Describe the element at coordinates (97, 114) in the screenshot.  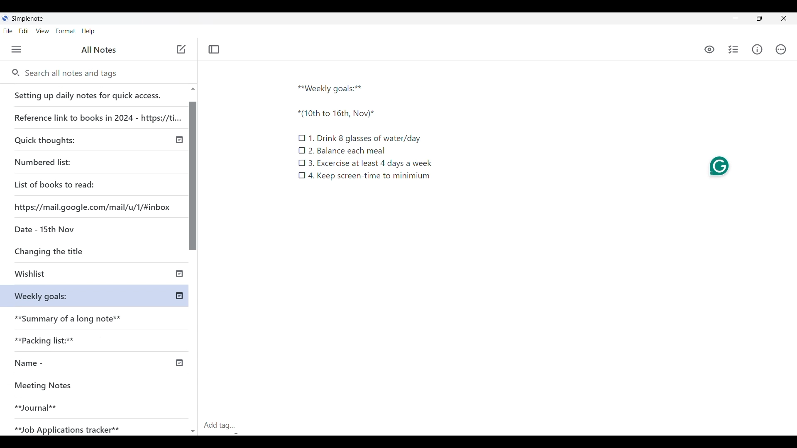
I see `Reference link` at that location.